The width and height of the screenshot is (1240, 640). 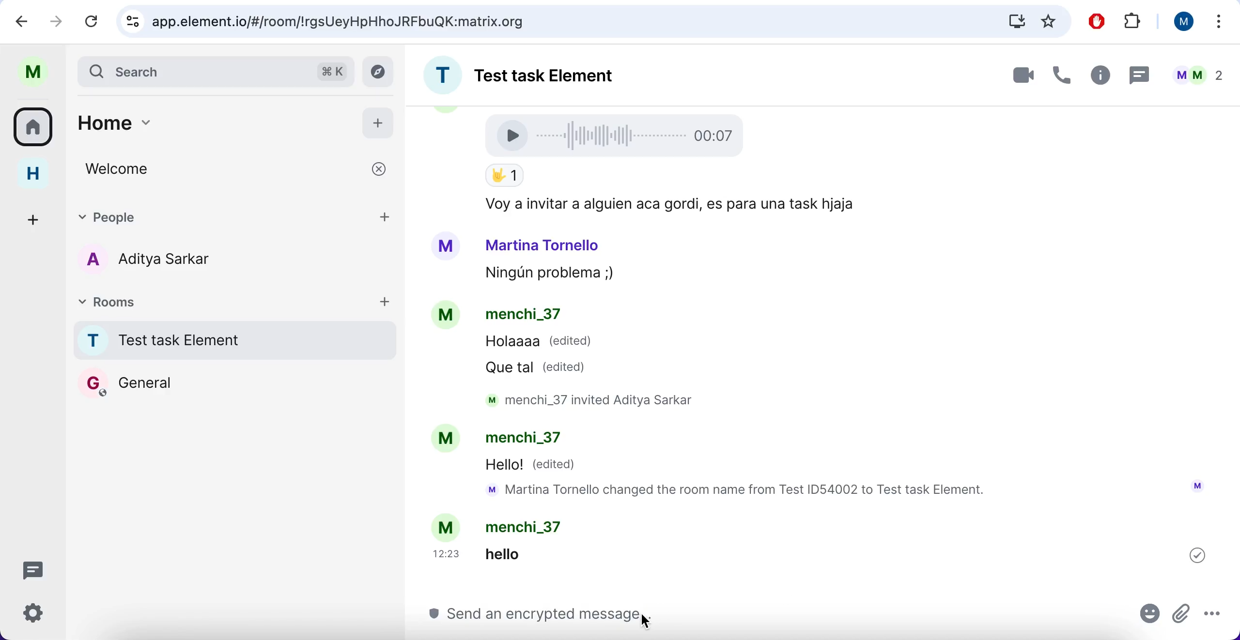 I want to click on search bar, so click(x=214, y=71).